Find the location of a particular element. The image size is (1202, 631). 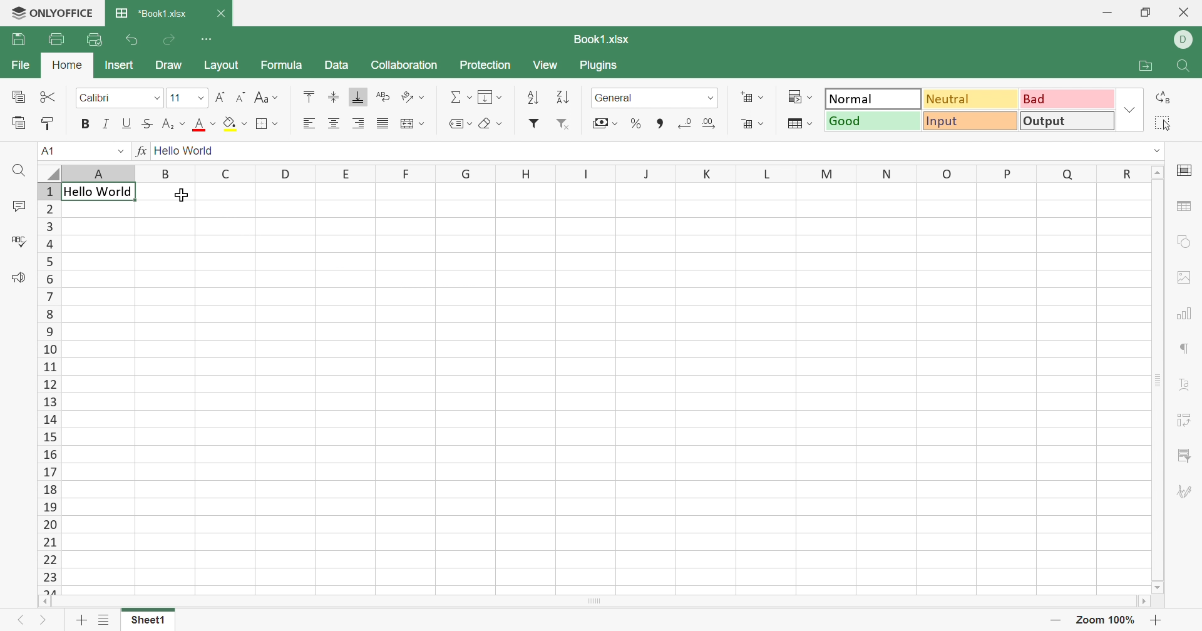

Justified is located at coordinates (383, 123).